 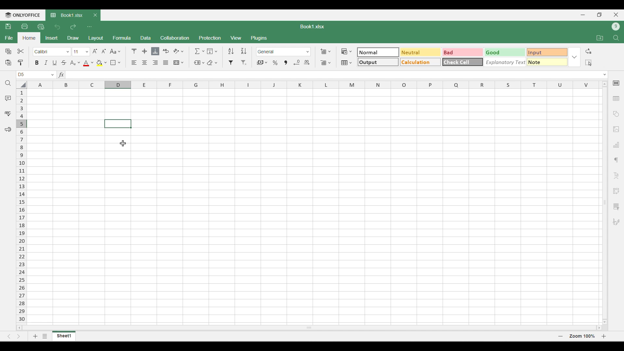 I want to click on Open file location, so click(x=600, y=38).